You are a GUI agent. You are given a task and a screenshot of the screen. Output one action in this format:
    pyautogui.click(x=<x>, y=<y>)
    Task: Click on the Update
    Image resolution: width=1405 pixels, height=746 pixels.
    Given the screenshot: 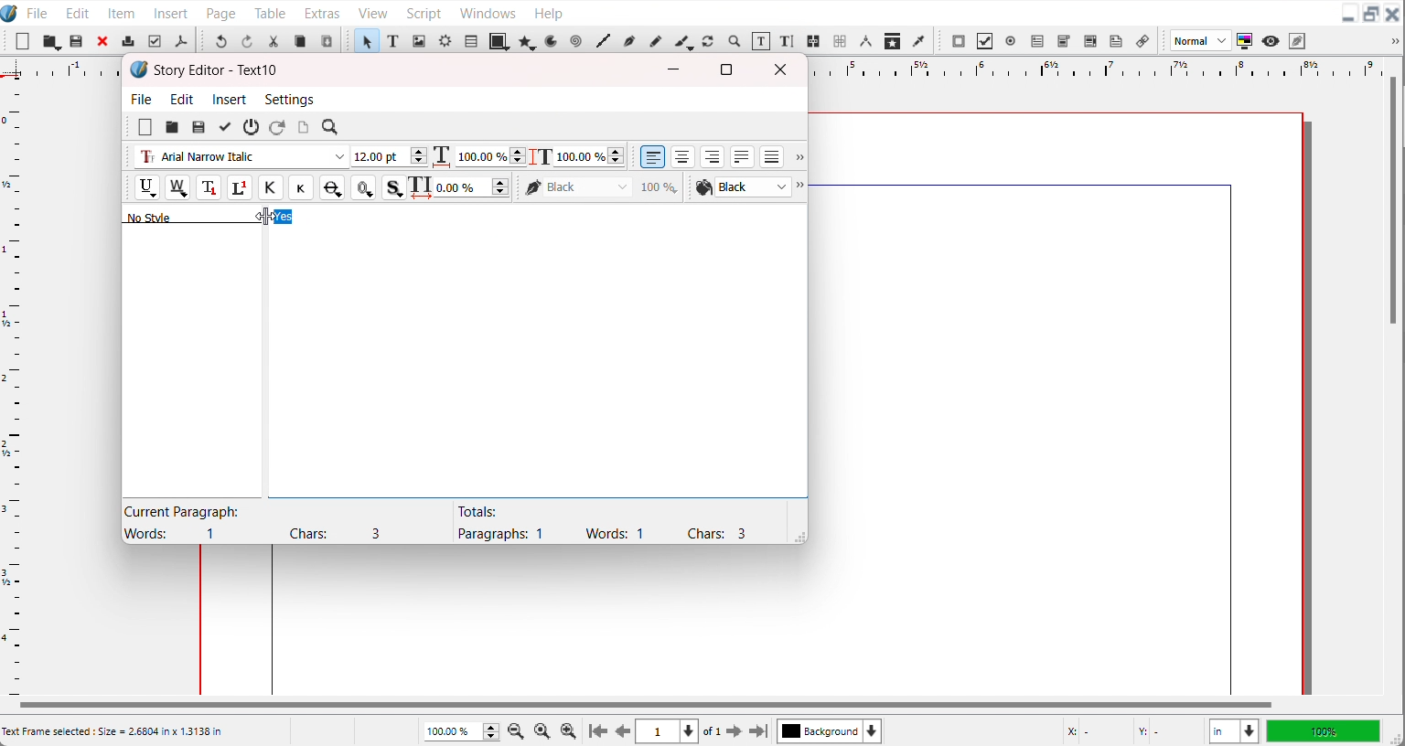 What is the action you would take?
    pyautogui.click(x=224, y=127)
    